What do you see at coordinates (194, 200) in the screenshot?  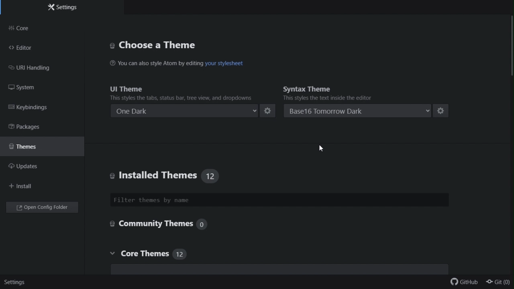 I see `Filter theme by name` at bounding box center [194, 200].